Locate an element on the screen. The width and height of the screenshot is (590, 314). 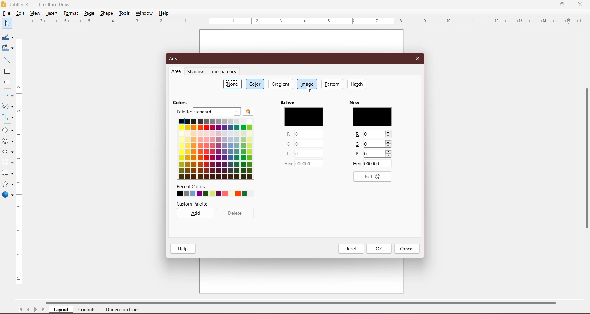
Scroll to last page is located at coordinates (44, 310).